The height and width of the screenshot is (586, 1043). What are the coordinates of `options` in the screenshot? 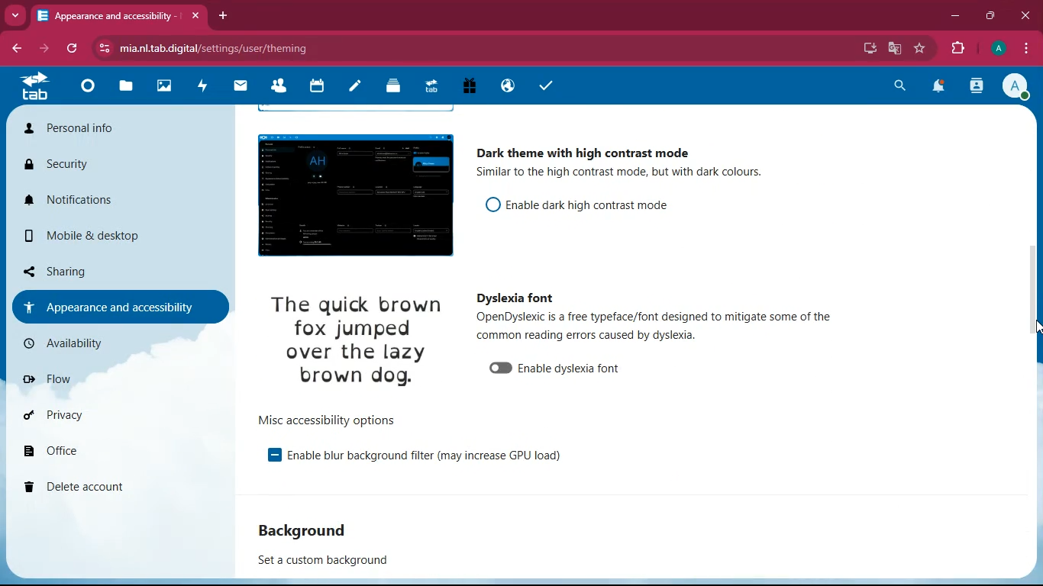 It's located at (328, 420).